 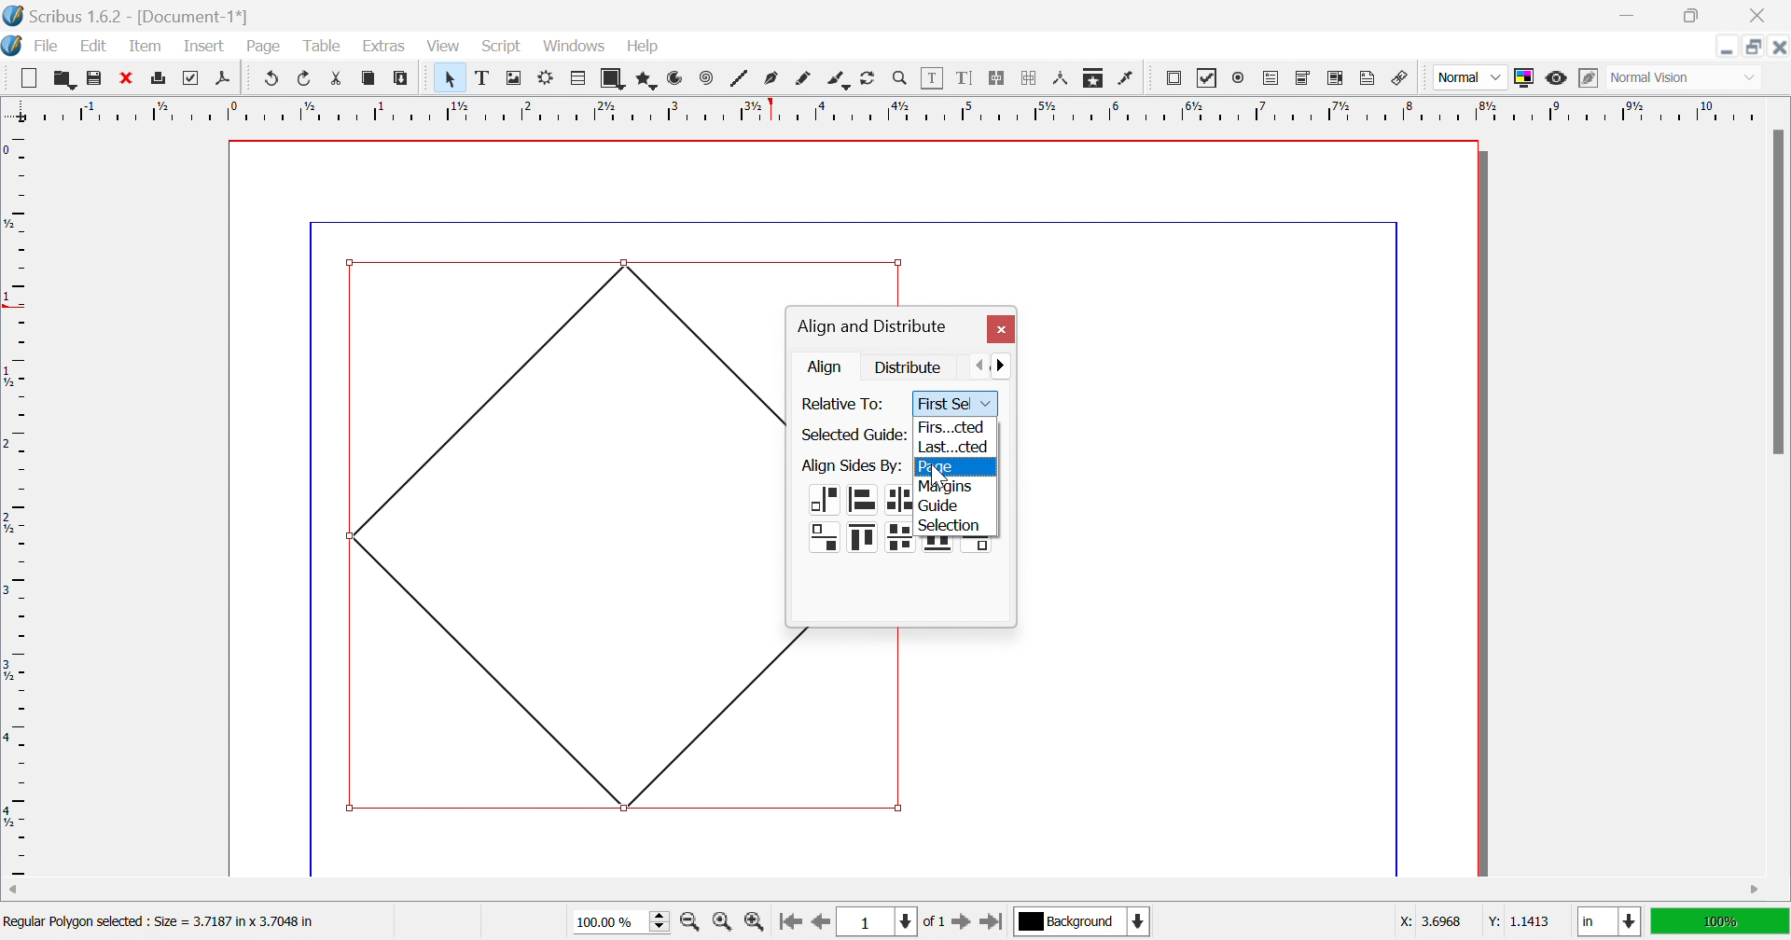 I want to click on Margins, so click(x=945, y=488).